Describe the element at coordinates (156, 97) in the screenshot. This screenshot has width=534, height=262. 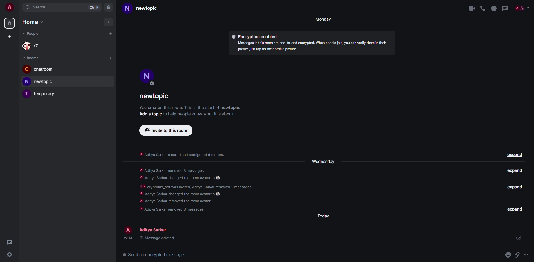
I see `room` at that location.